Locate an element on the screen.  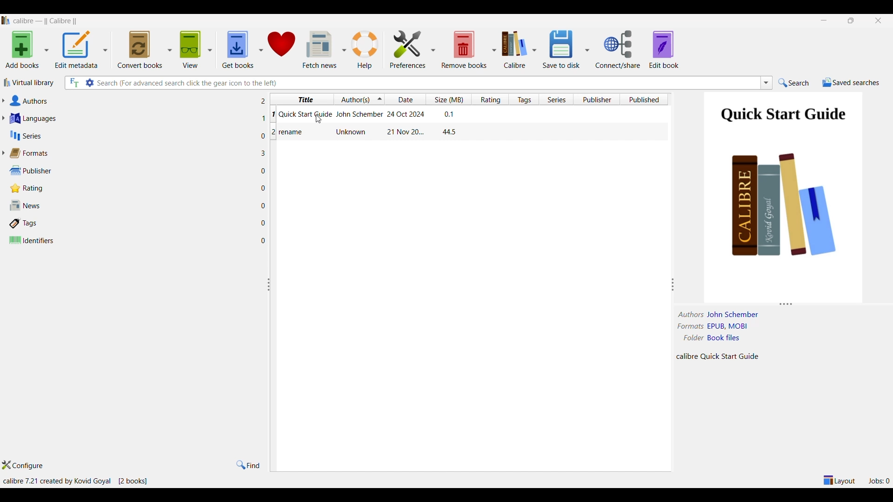
authors is located at coordinates (691, 314).